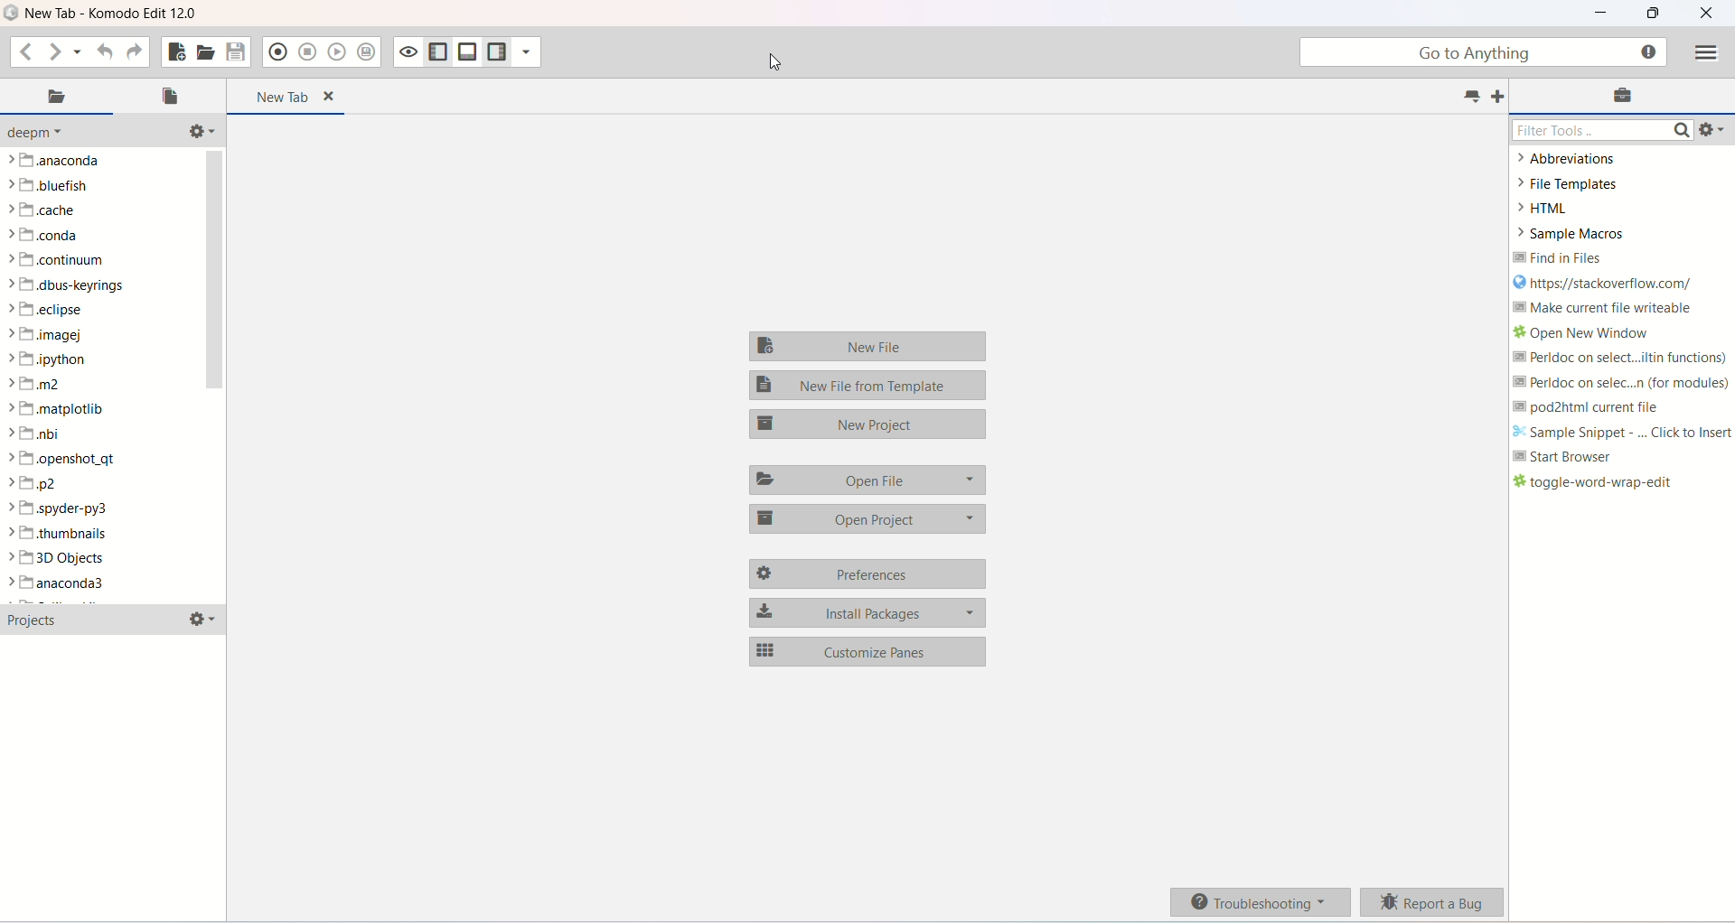 The width and height of the screenshot is (1735, 923). Describe the element at coordinates (1600, 130) in the screenshot. I see `filter tools` at that location.